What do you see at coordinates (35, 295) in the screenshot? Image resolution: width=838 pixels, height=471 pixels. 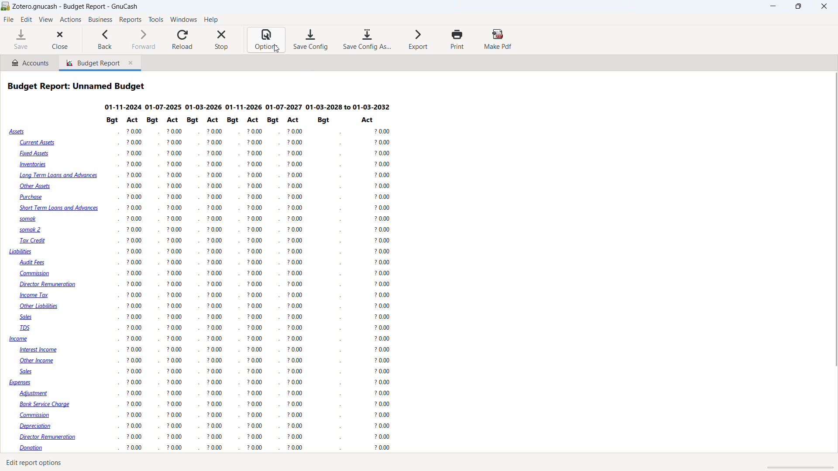 I see `Income Tax` at bounding box center [35, 295].